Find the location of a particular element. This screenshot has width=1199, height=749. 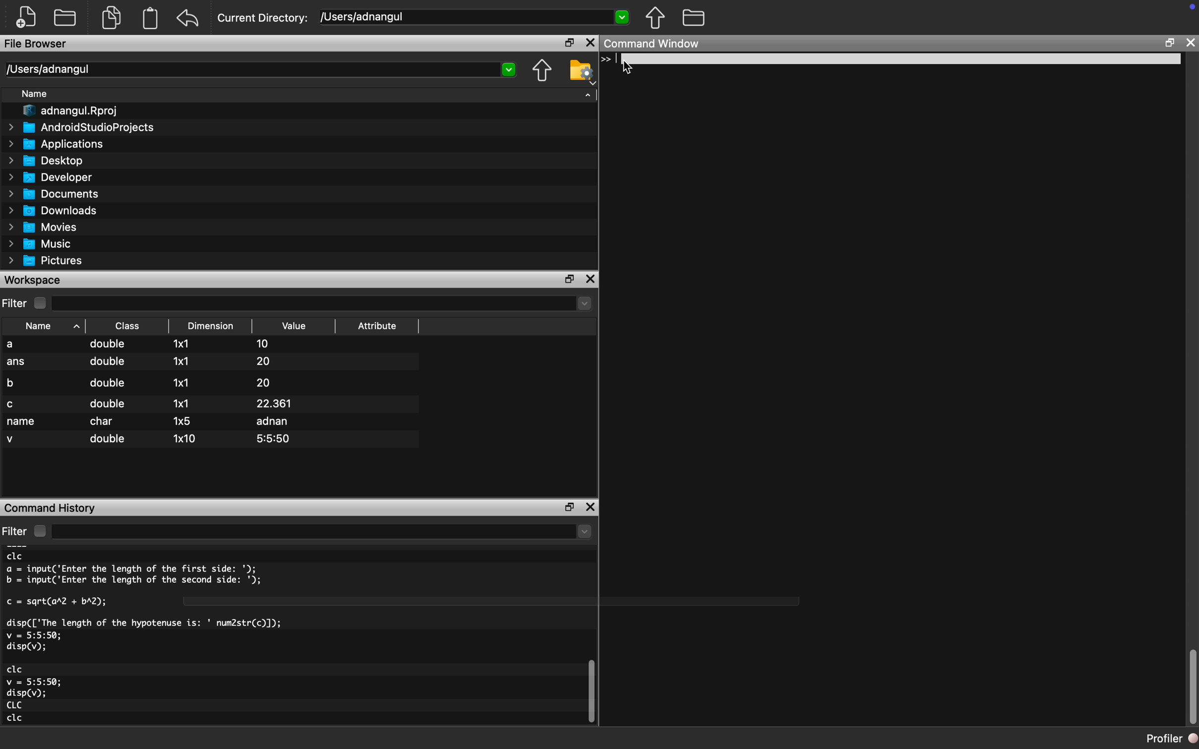

> [@ Movies is located at coordinates (43, 228).